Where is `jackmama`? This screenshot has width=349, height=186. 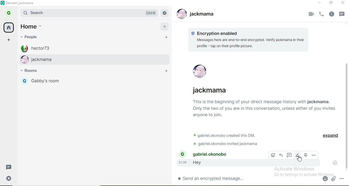
jackmama is located at coordinates (99, 60).